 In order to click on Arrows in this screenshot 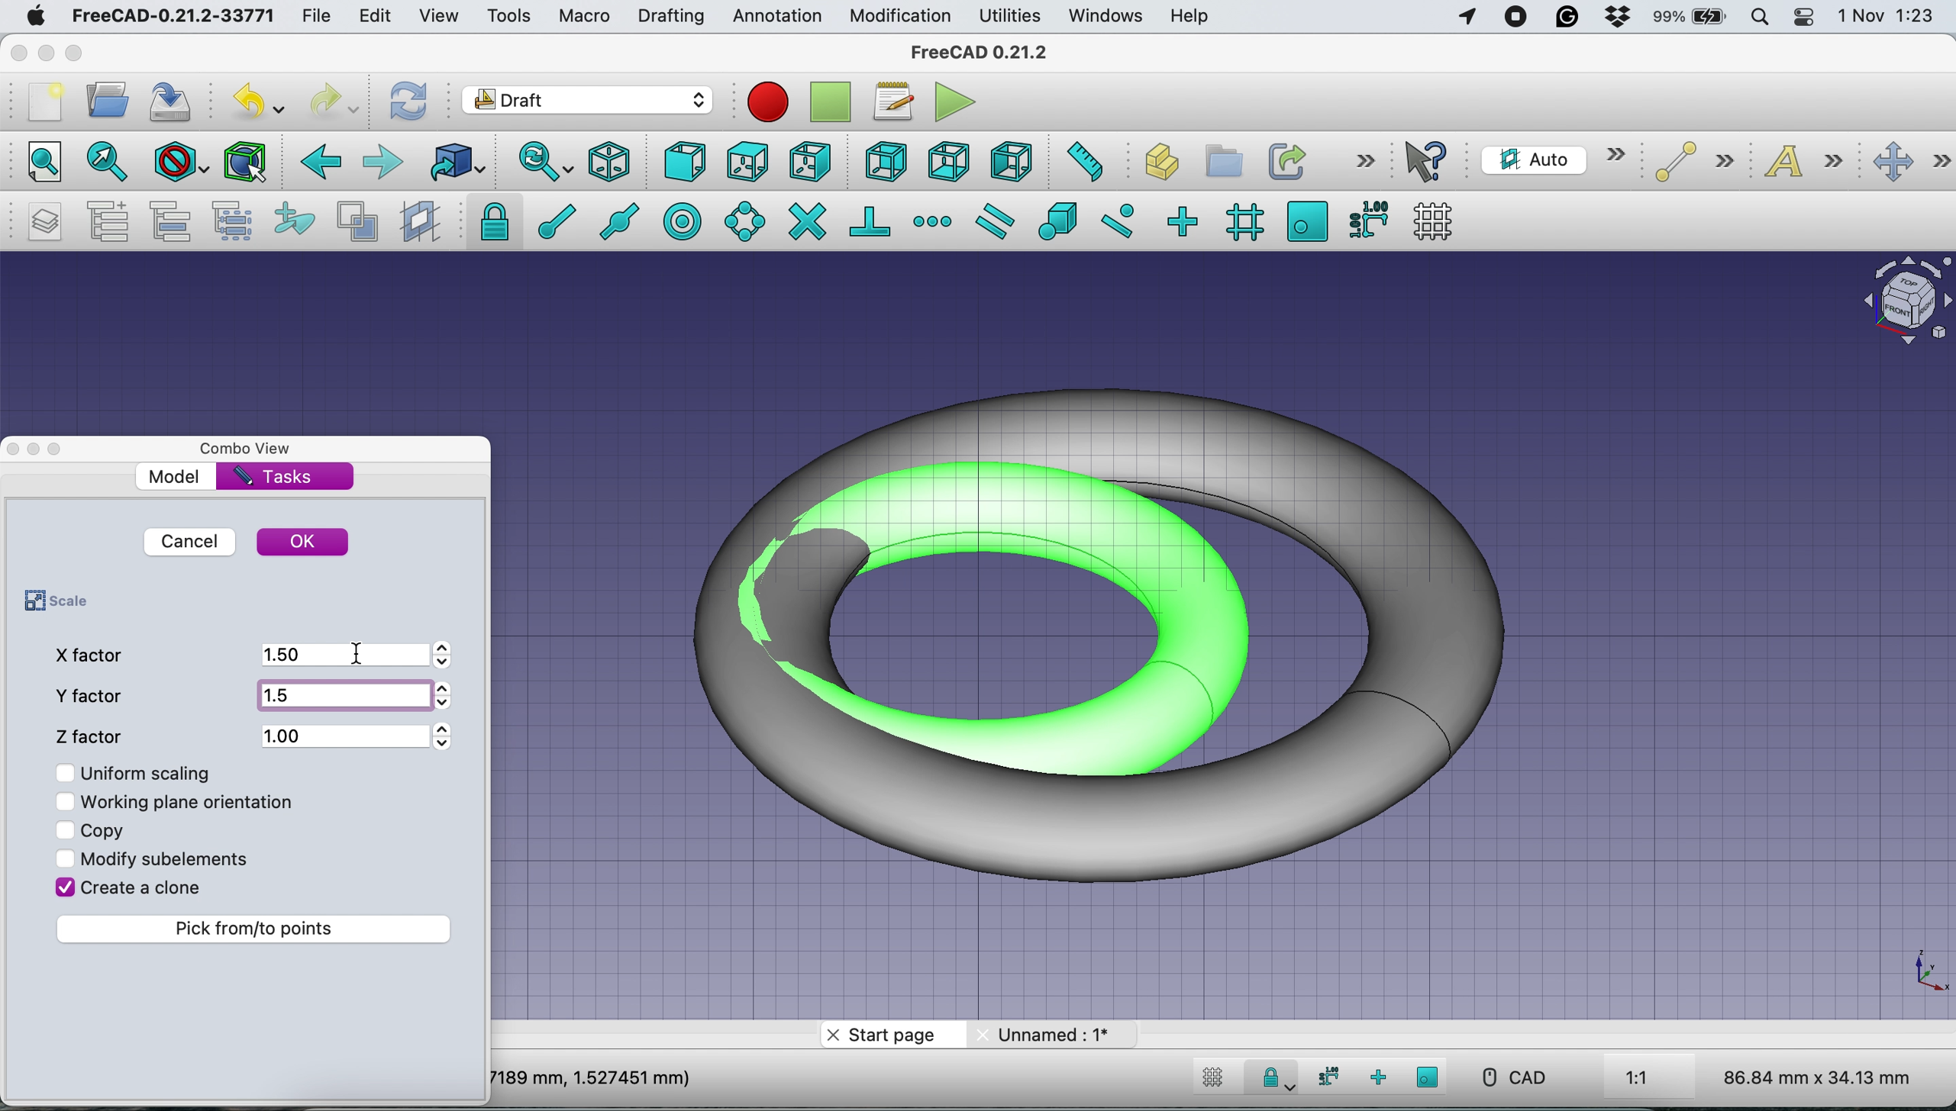, I will do `click(450, 654)`.